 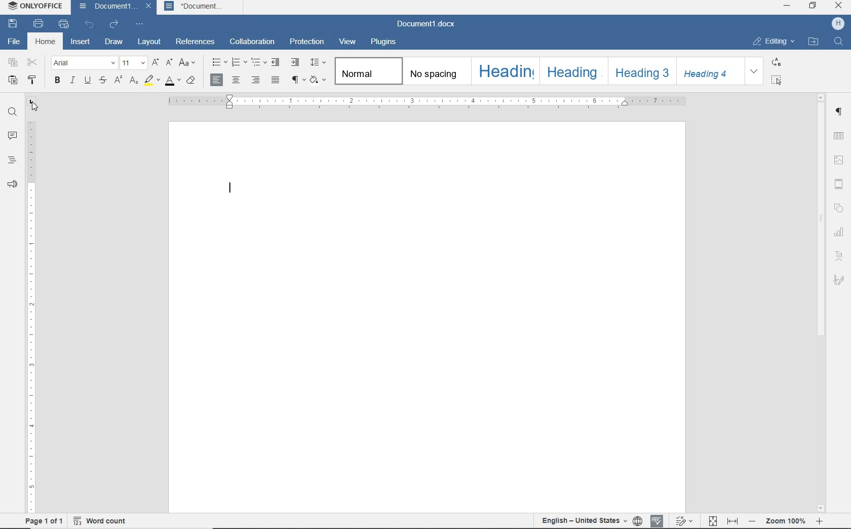 What do you see at coordinates (840, 209) in the screenshot?
I see `SHAPE` at bounding box center [840, 209].